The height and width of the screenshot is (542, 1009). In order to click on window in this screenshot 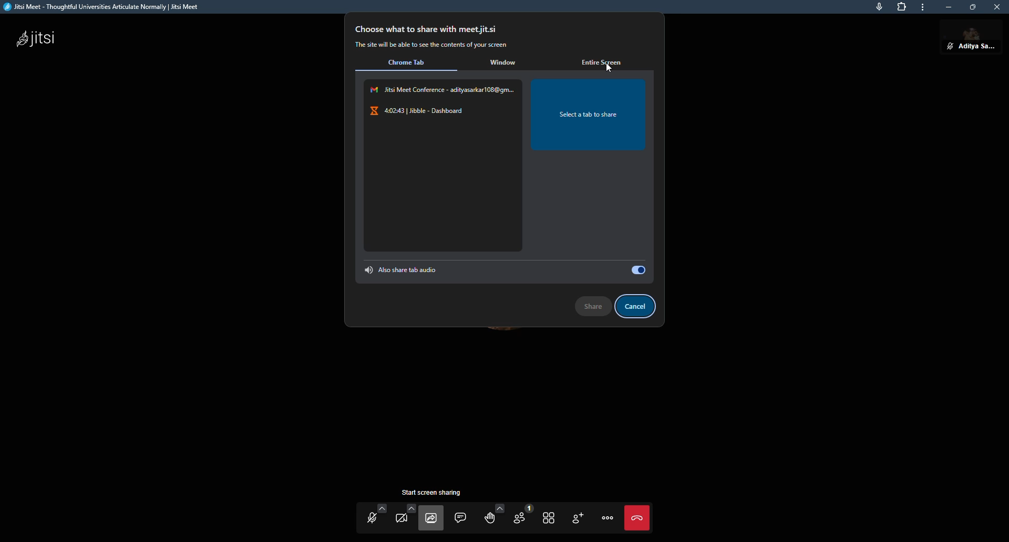, I will do `click(504, 63)`.